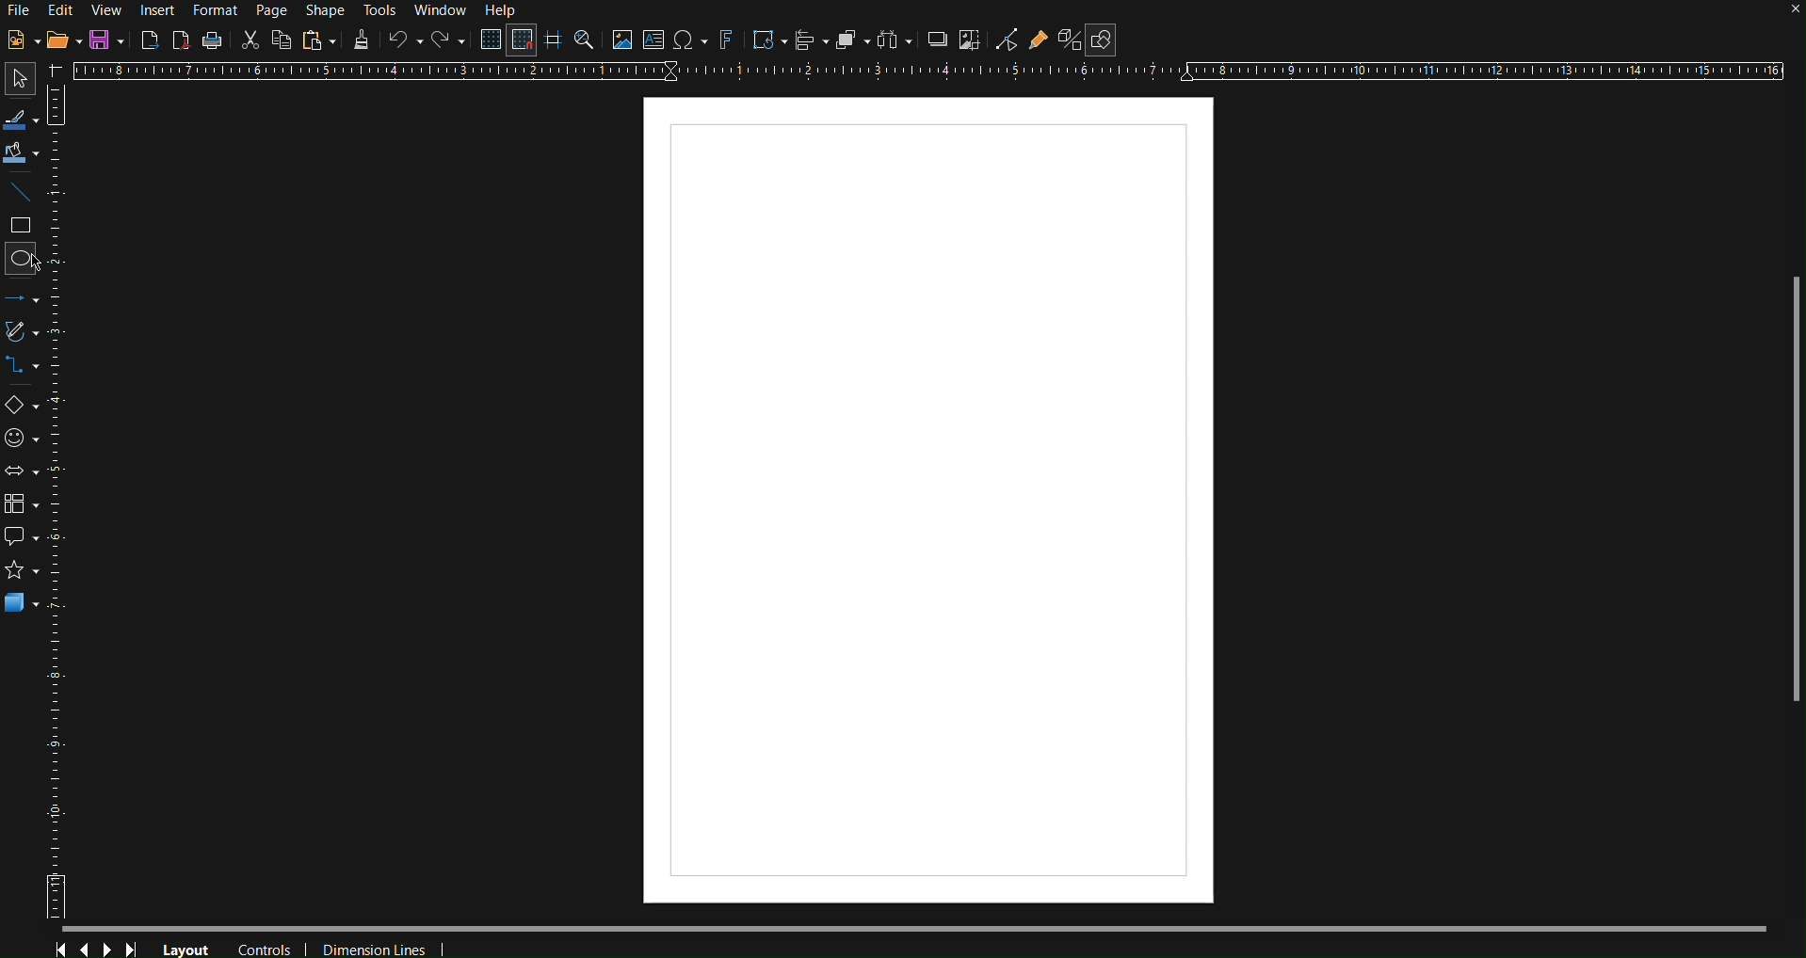 This screenshot has height=958, width=1806. Describe the element at coordinates (109, 10) in the screenshot. I see `View` at that location.